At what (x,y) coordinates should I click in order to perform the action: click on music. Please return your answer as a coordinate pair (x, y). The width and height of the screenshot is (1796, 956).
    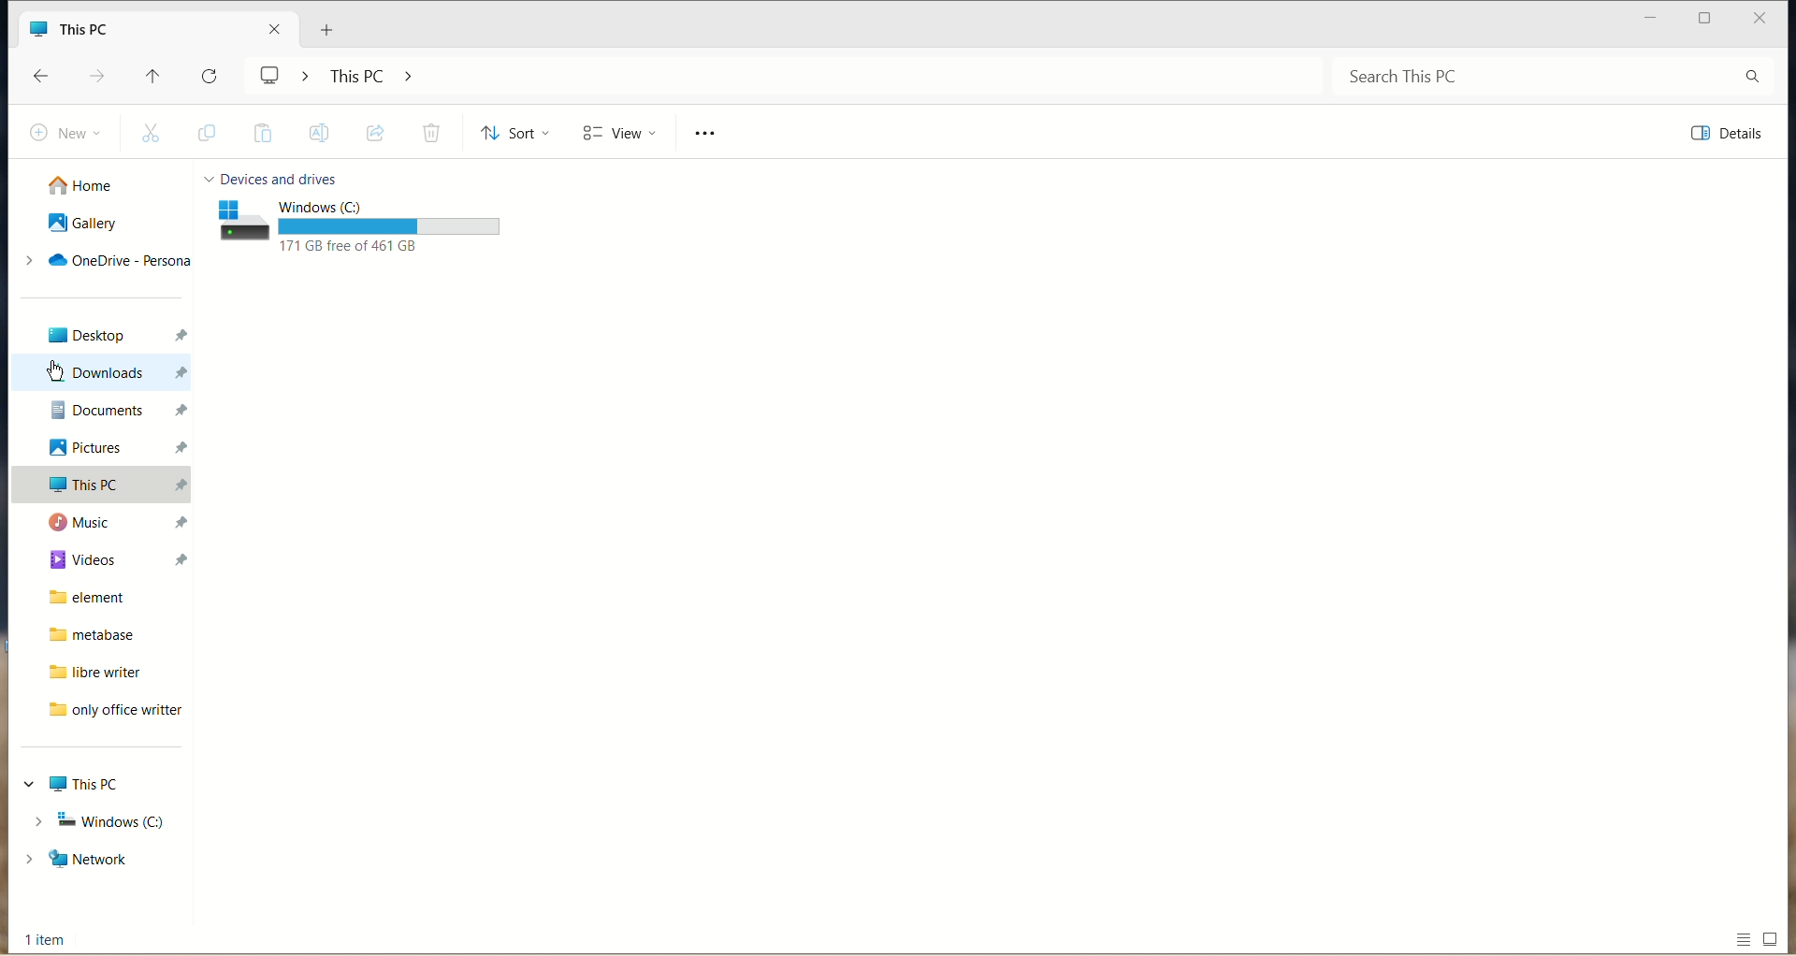
    Looking at the image, I should click on (111, 522).